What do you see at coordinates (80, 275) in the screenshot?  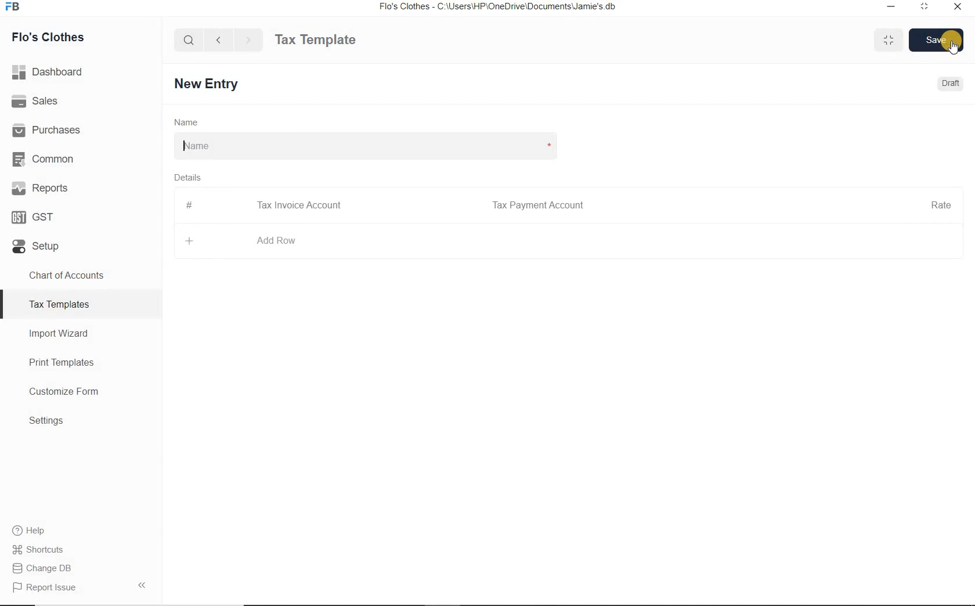 I see `Chart of Accounts` at bounding box center [80, 275].